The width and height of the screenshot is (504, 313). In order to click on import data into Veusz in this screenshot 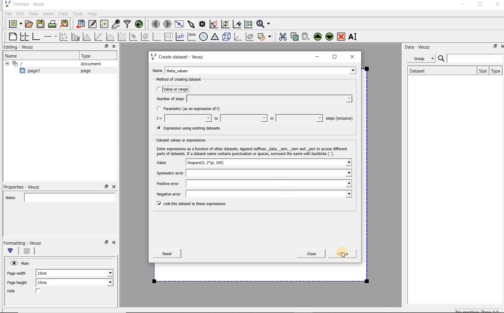, I will do `click(80, 24)`.